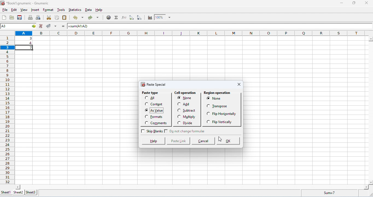  Describe the element at coordinates (220, 139) in the screenshot. I see `cursor movement` at that location.